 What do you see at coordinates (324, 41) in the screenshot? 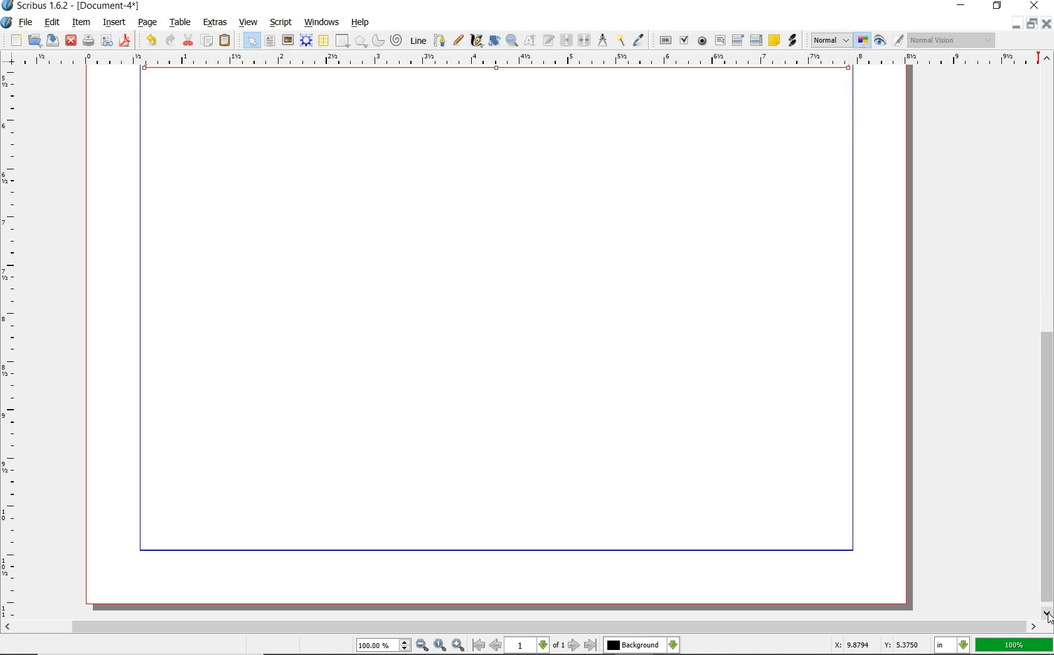
I see `table` at bounding box center [324, 41].